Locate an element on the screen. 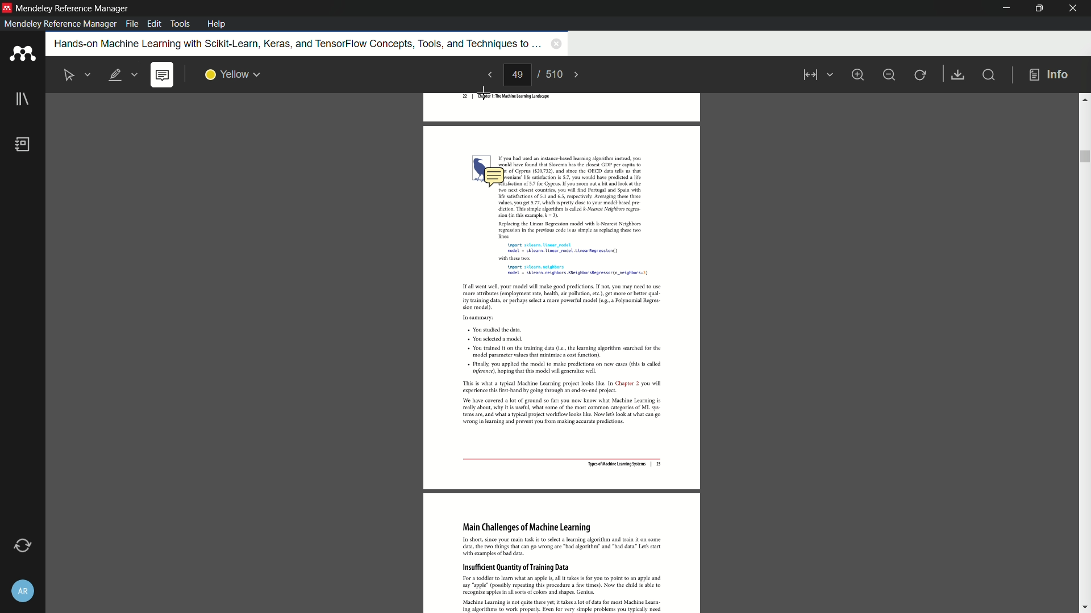 Image resolution: width=1091 pixels, height=613 pixels. close book is located at coordinates (555, 45).